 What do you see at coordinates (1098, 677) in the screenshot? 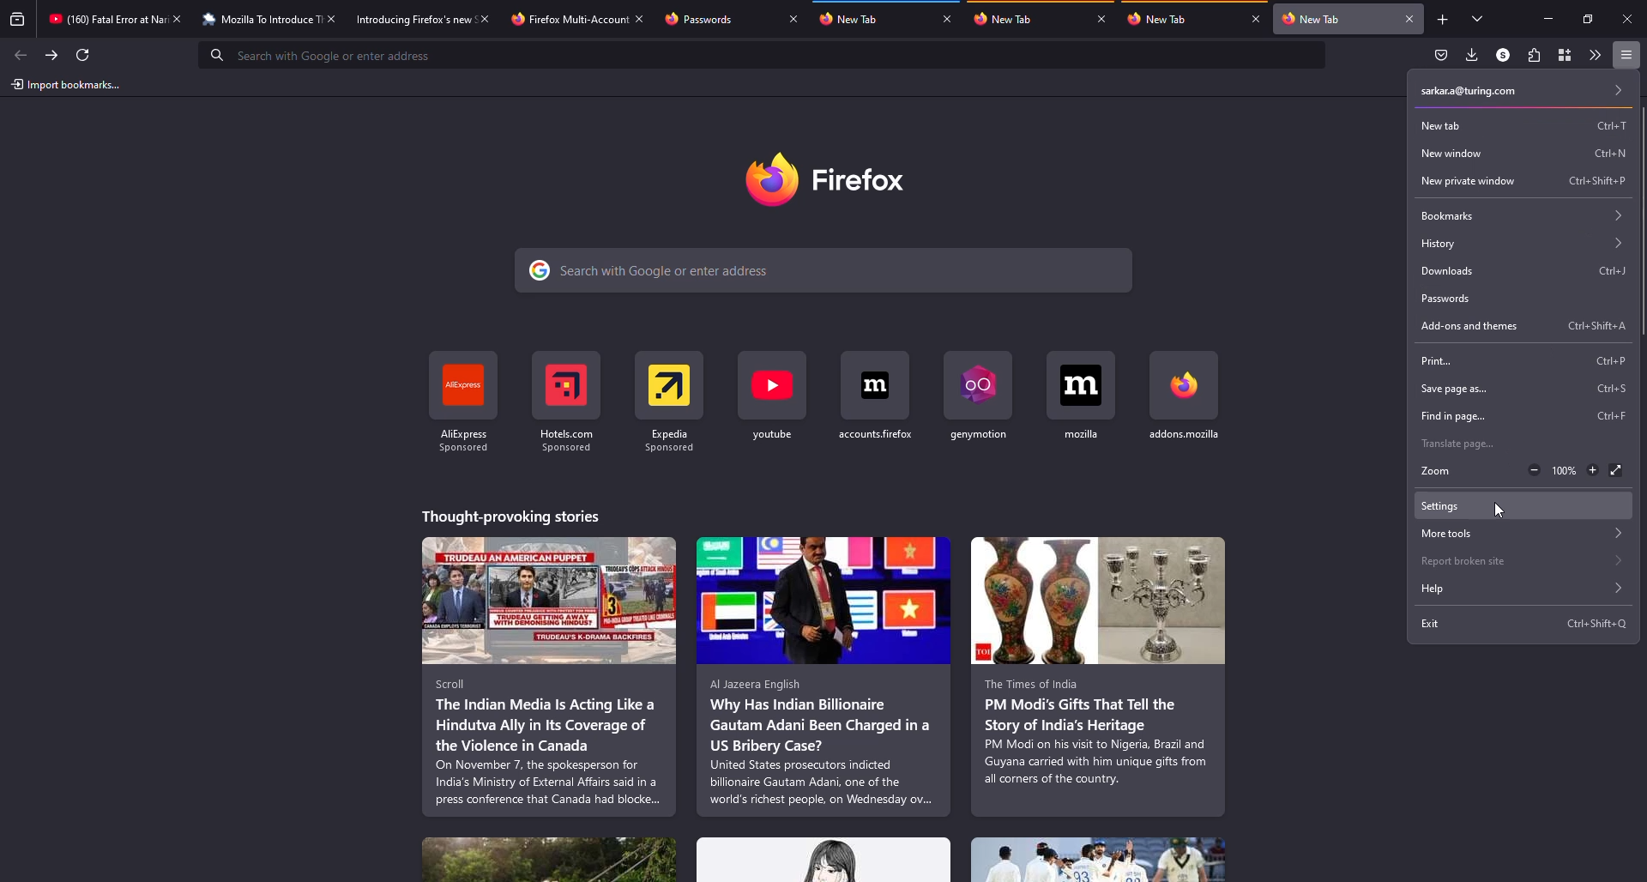
I see `stories` at bounding box center [1098, 677].